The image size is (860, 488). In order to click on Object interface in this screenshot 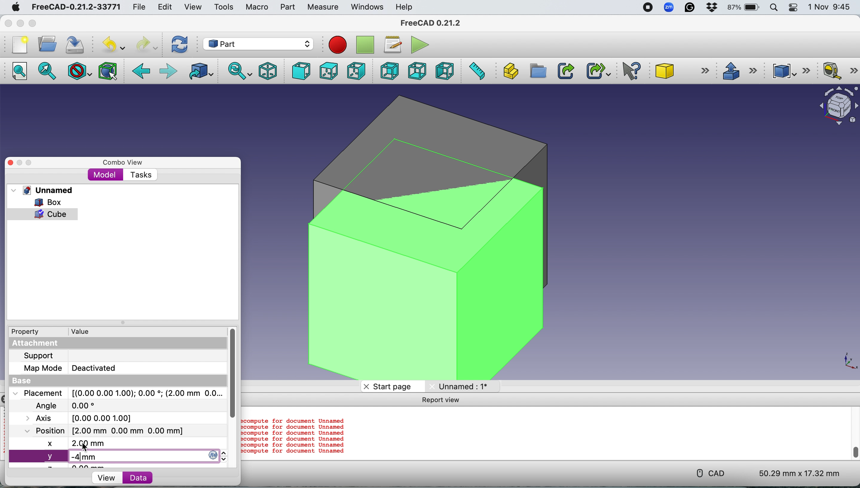, I will do `click(835, 107)`.